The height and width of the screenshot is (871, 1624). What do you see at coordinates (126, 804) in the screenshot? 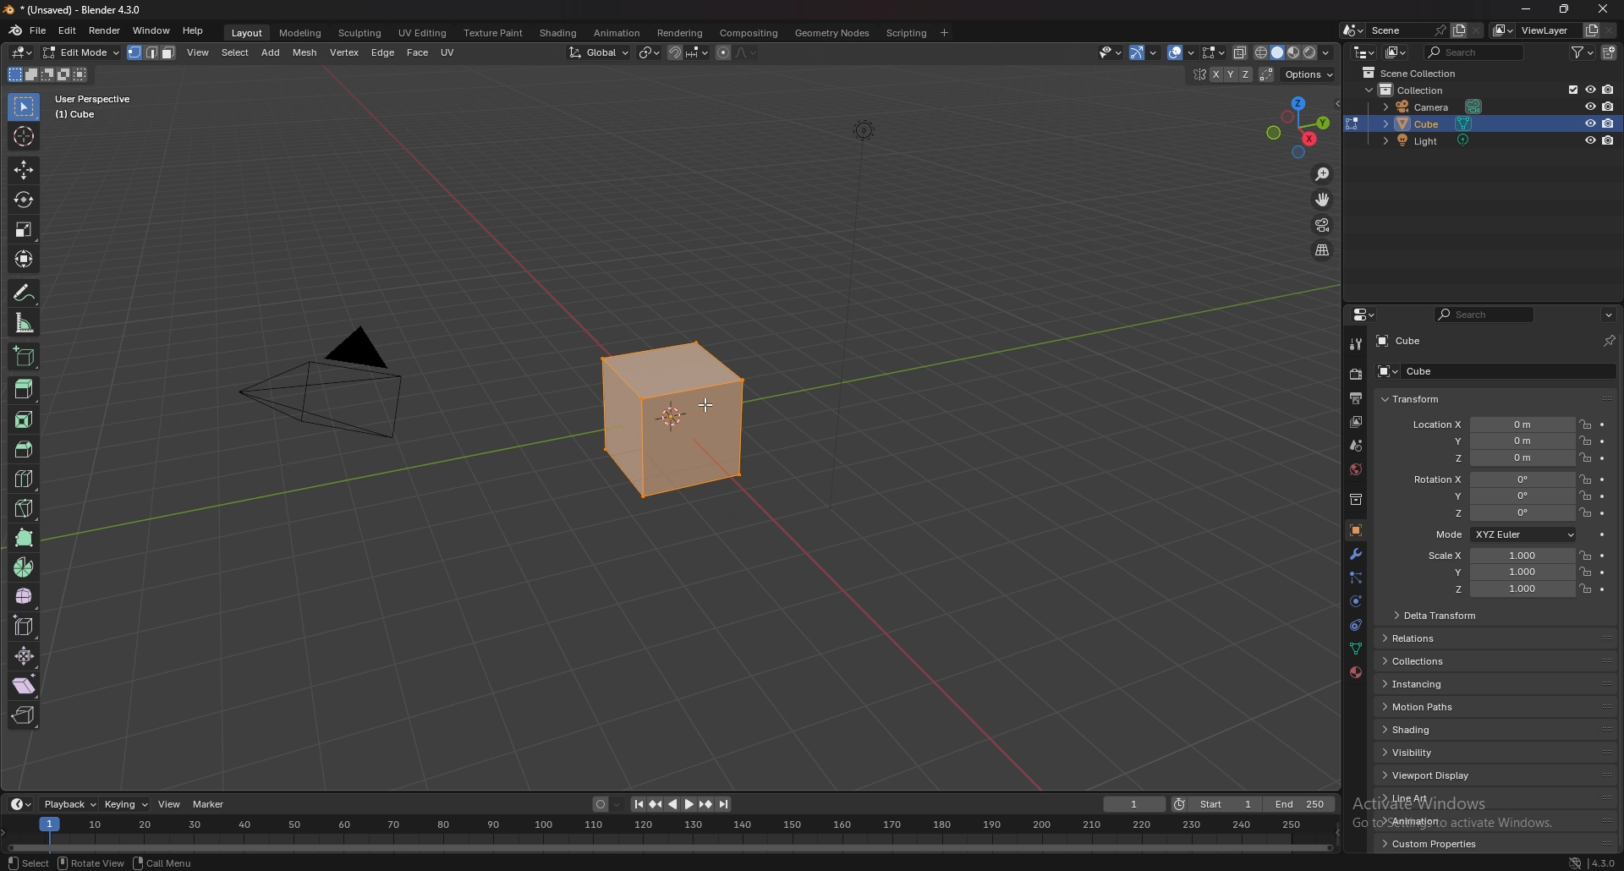
I see `keying` at bounding box center [126, 804].